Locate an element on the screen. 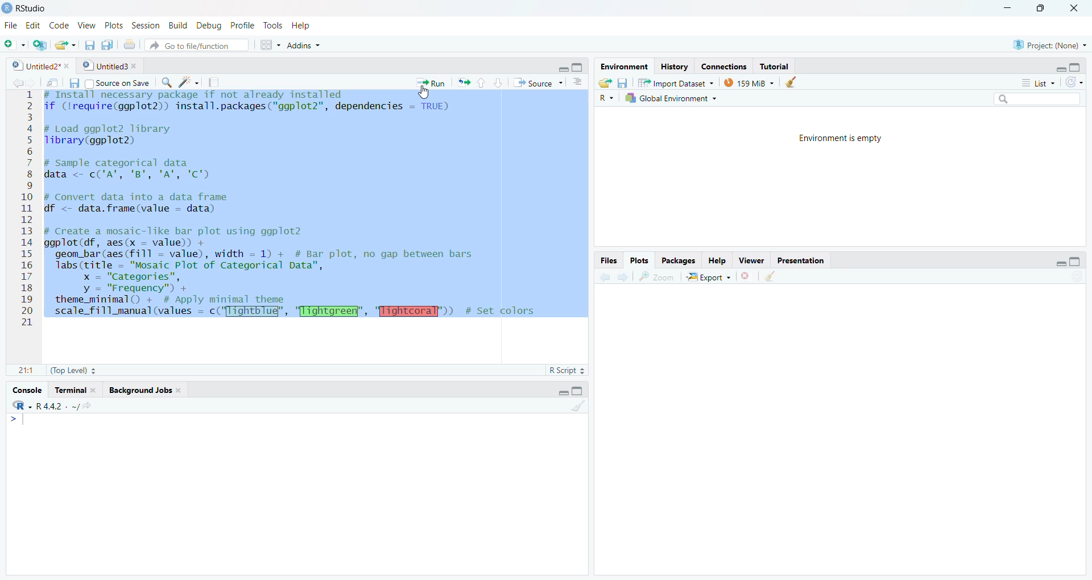 This screenshot has height=580, width=1092. Cursor is located at coordinates (428, 95).